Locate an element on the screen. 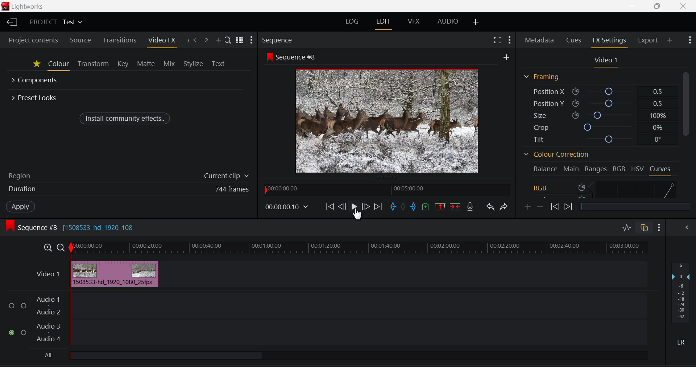 The image size is (696, 367). Mix is located at coordinates (170, 64).